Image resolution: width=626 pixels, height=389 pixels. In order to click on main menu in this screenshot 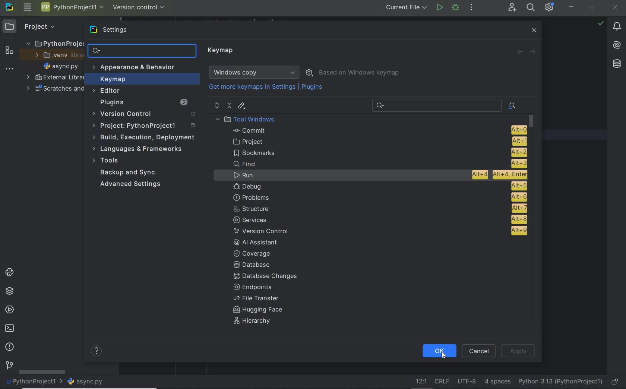, I will do `click(27, 8)`.